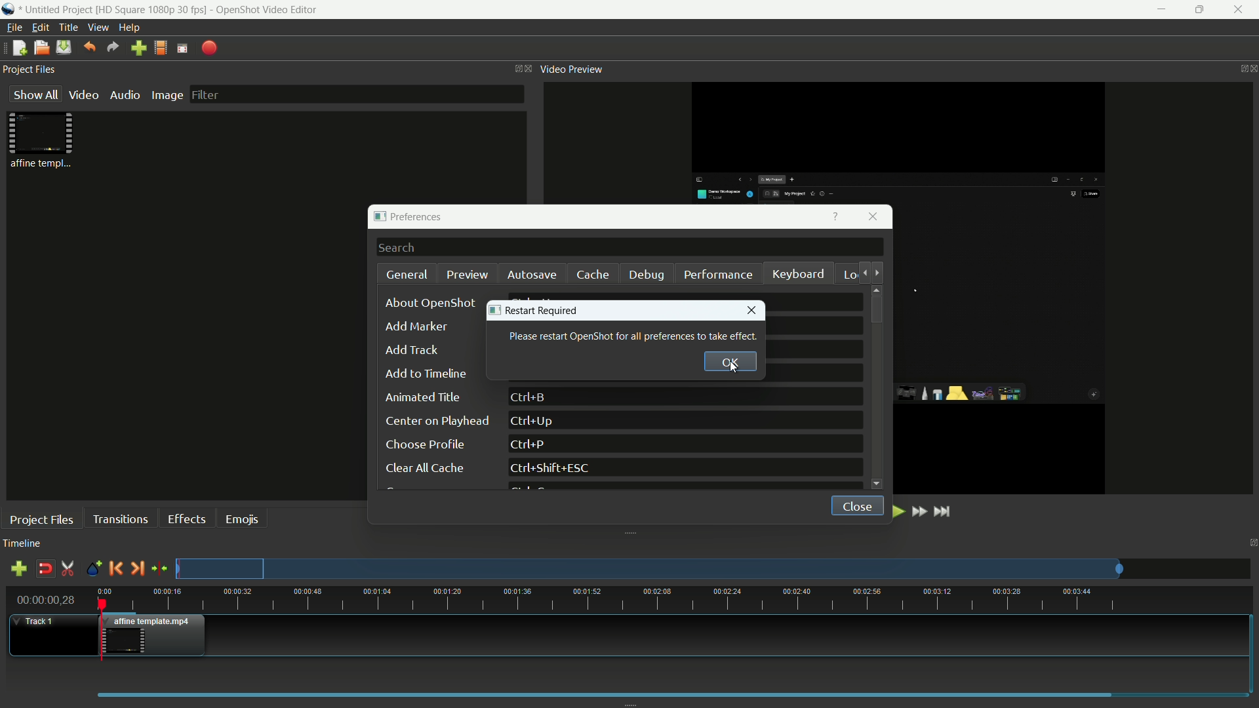 The height and width of the screenshot is (708, 1259). Describe the element at coordinates (113, 47) in the screenshot. I see `redo` at that location.